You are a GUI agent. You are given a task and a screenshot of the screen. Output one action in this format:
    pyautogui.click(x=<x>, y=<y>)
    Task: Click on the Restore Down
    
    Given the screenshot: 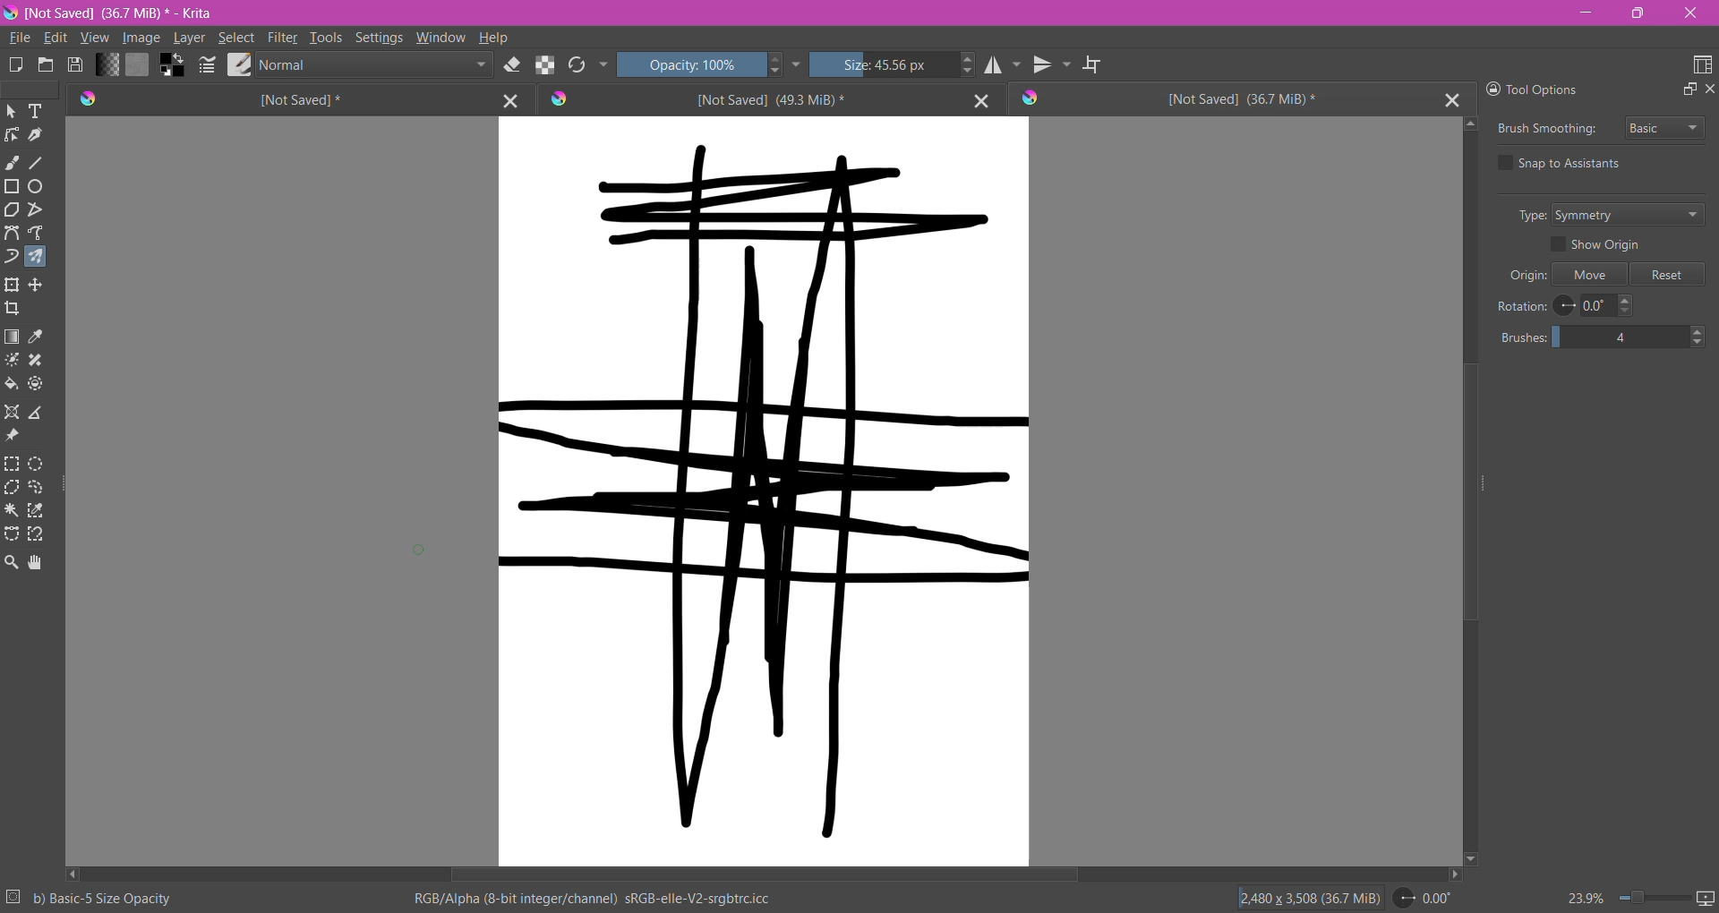 What is the action you would take?
    pyautogui.click(x=1640, y=13)
    